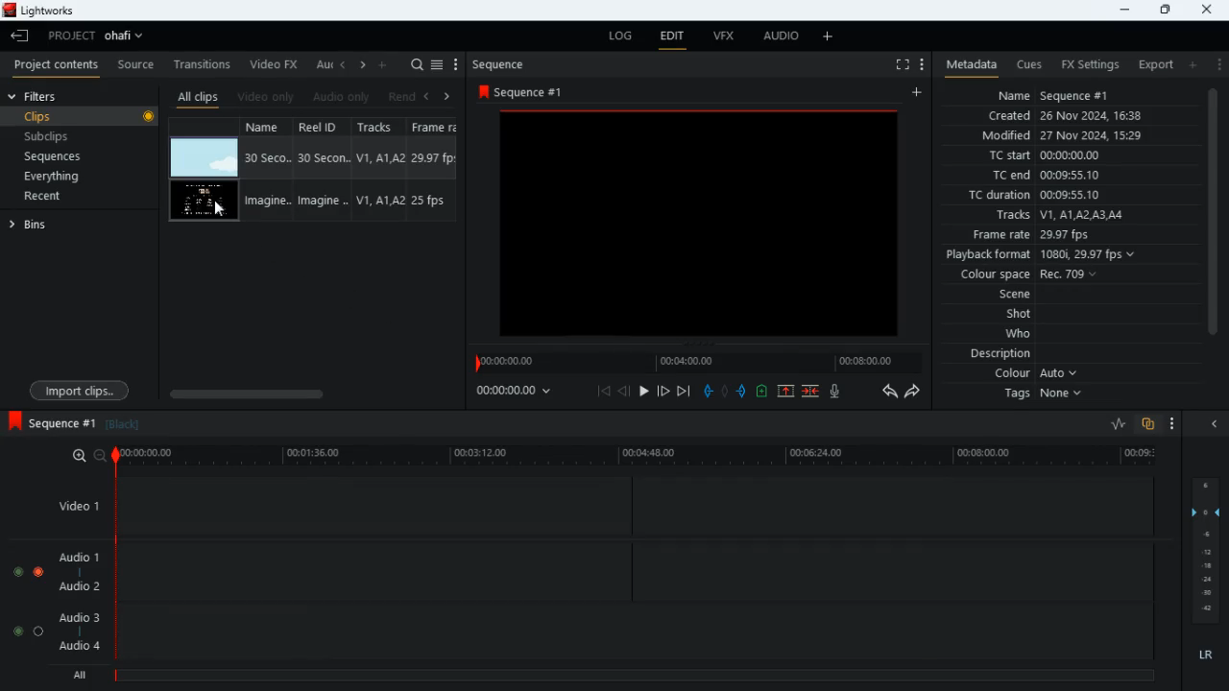  Describe the element at coordinates (57, 64) in the screenshot. I see `project contents` at that location.